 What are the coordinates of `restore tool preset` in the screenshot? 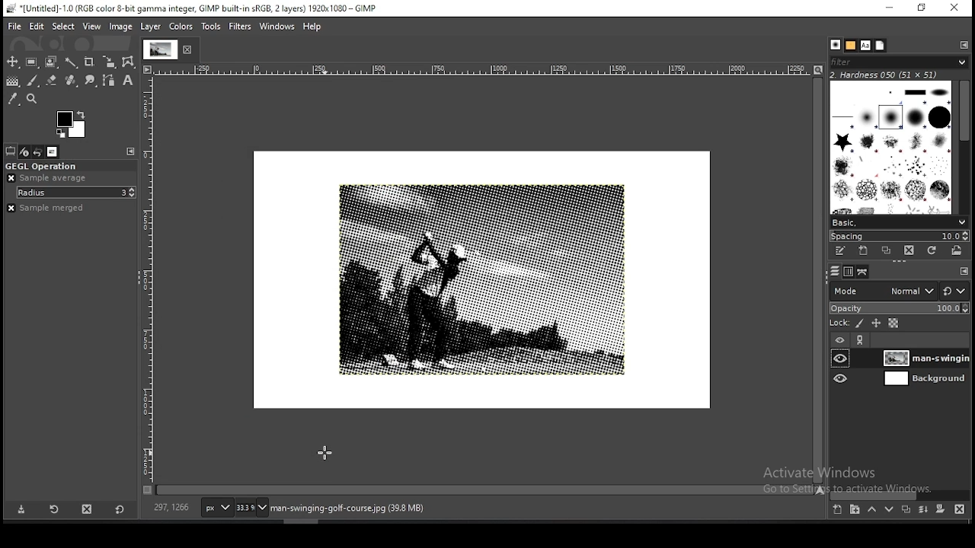 It's located at (53, 509).